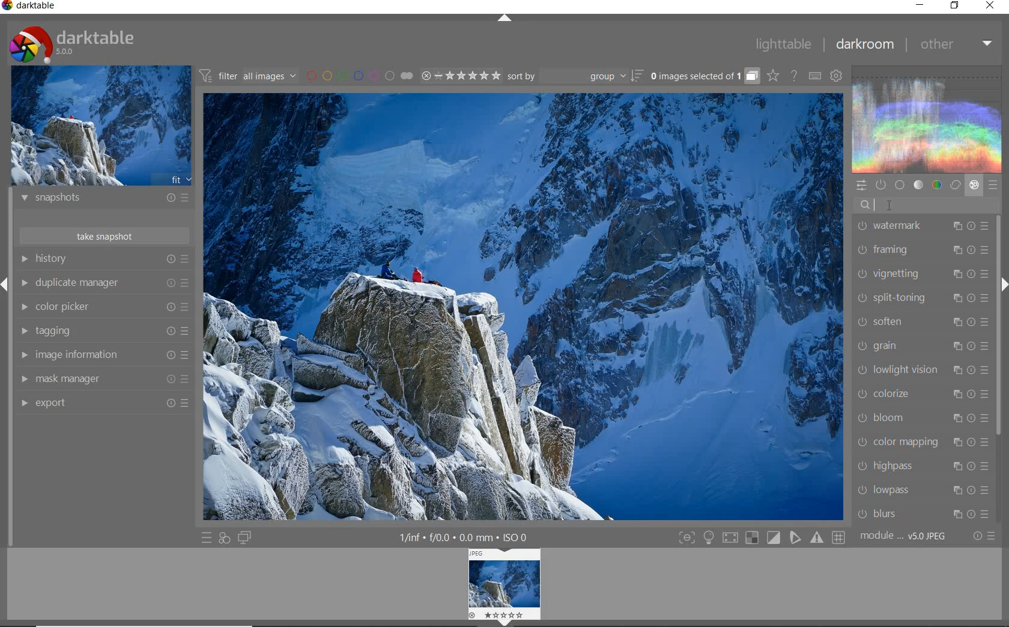 The height and width of the screenshot is (627, 1009). What do you see at coordinates (102, 125) in the screenshot?
I see `image preview` at bounding box center [102, 125].